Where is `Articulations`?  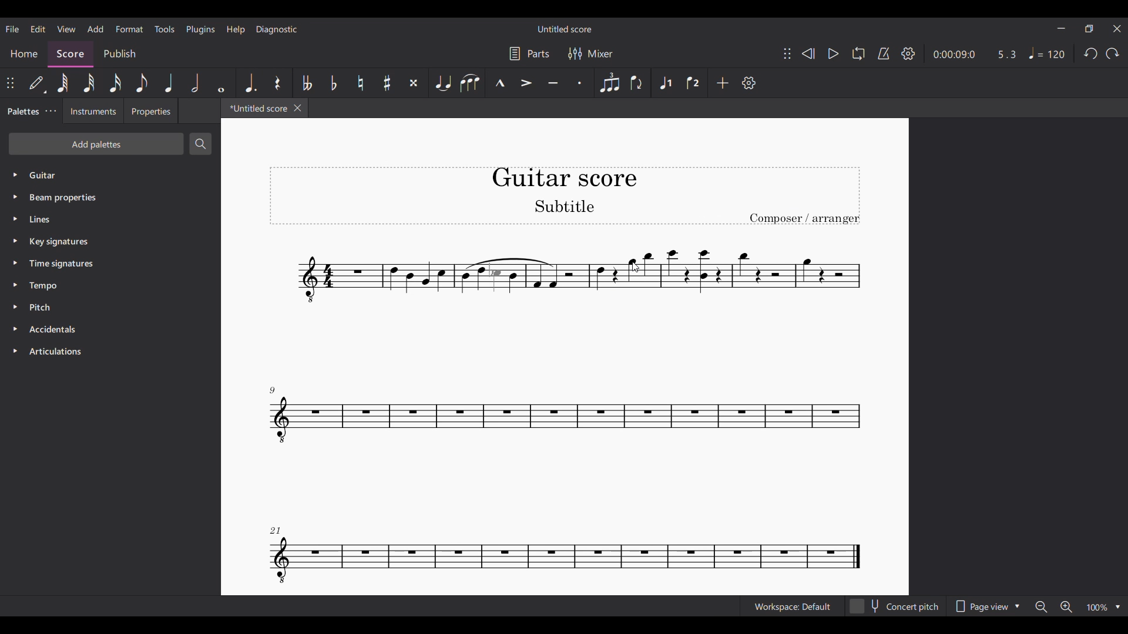 Articulations is located at coordinates (58, 352).